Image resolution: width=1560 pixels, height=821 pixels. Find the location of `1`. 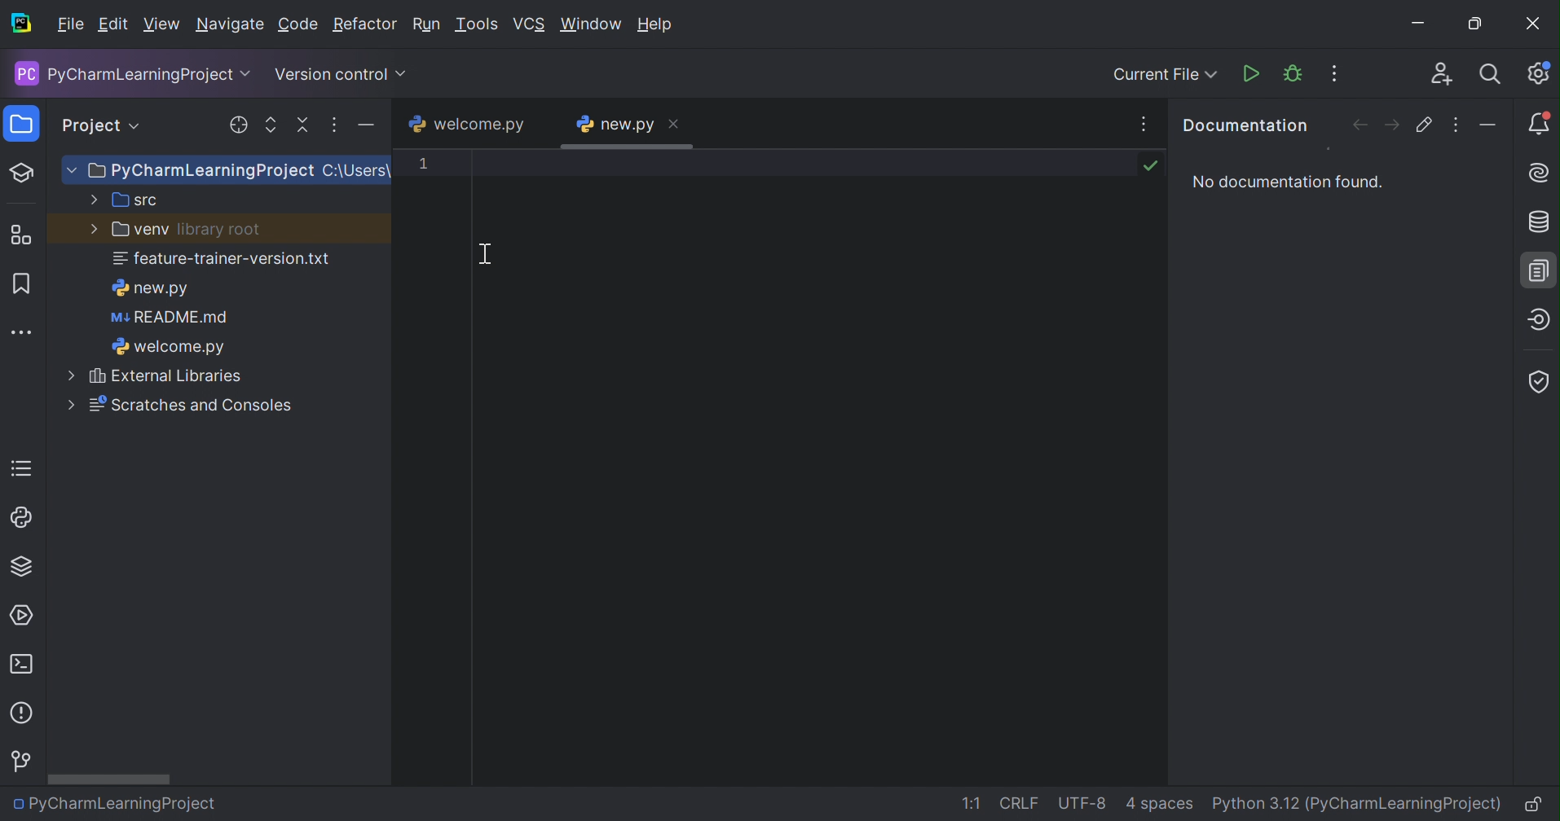

1 is located at coordinates (423, 162).